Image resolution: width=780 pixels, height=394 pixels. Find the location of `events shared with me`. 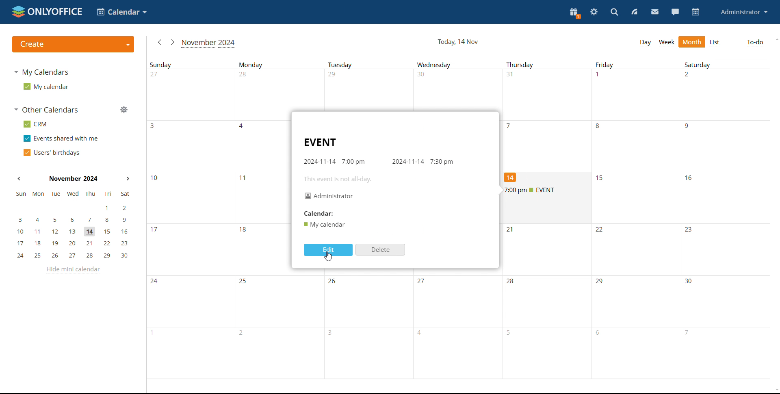

events shared with me is located at coordinates (62, 139).